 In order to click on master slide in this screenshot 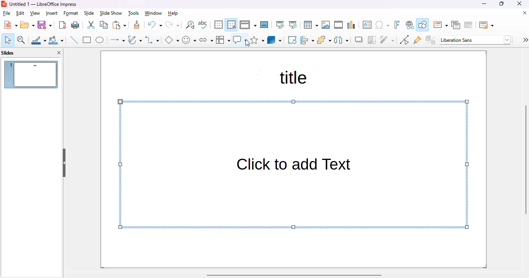, I will do `click(264, 25)`.